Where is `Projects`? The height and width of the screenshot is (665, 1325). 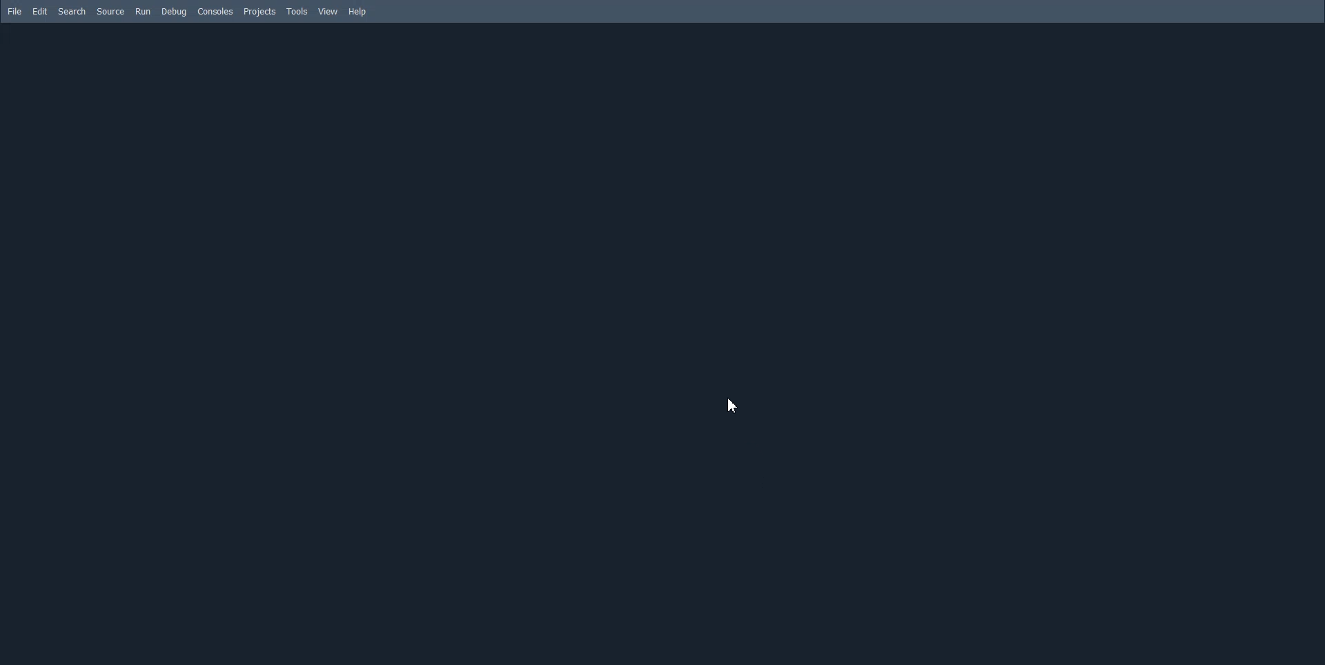
Projects is located at coordinates (262, 12).